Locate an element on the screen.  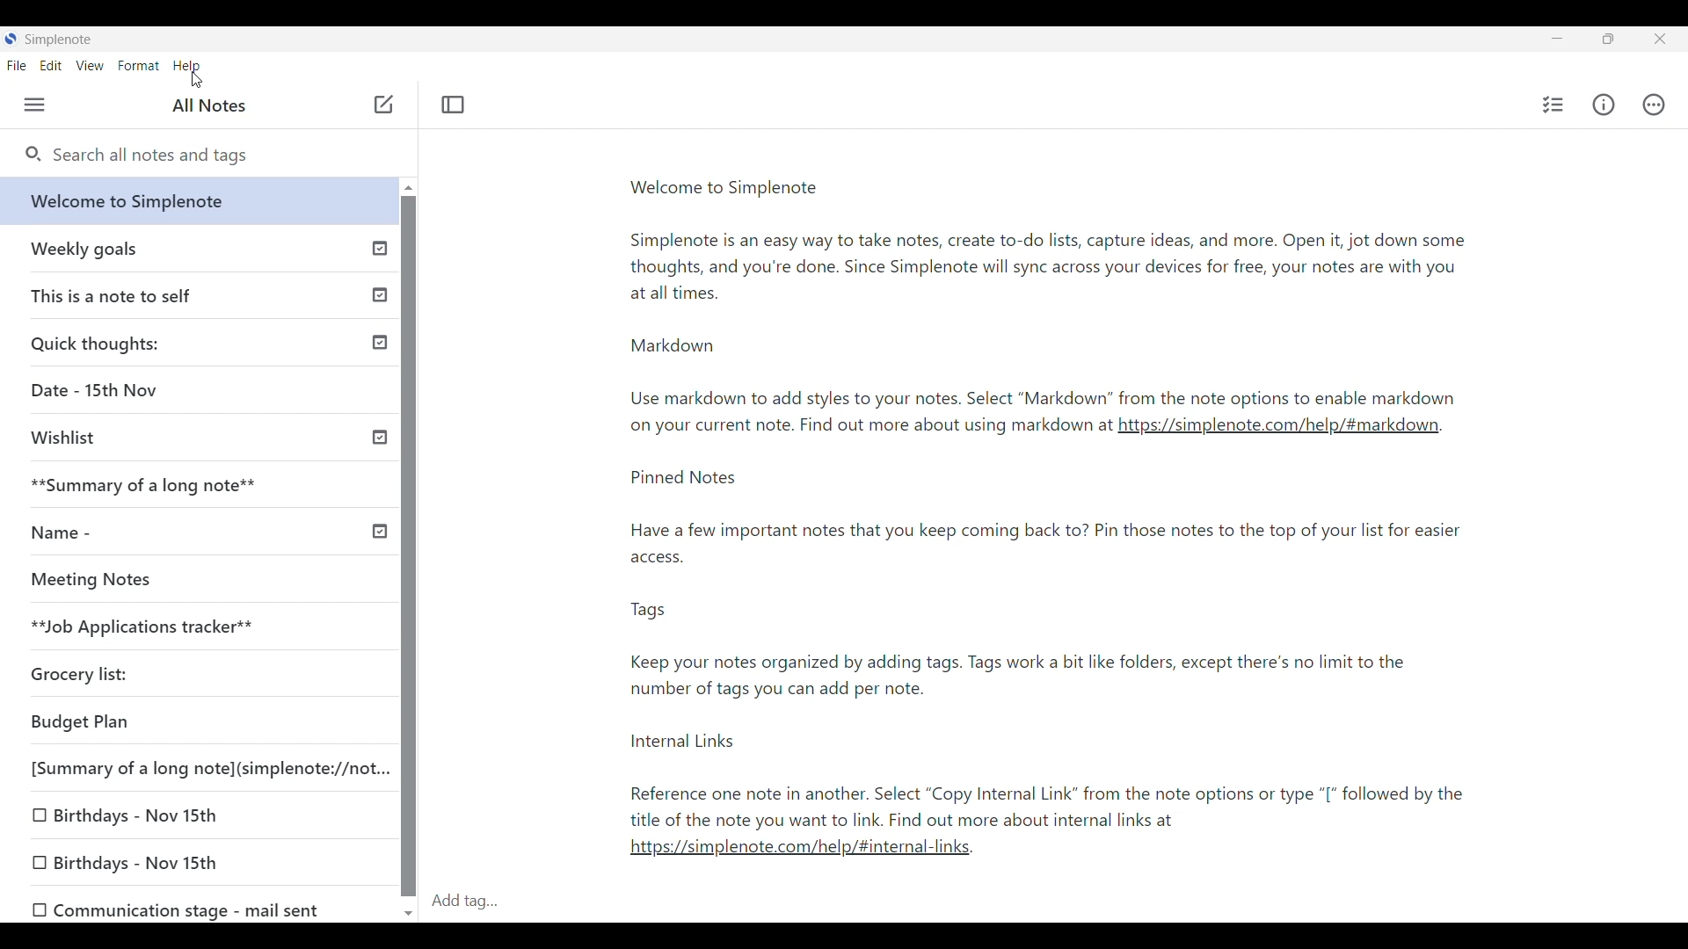
Edit menu is located at coordinates (51, 65).